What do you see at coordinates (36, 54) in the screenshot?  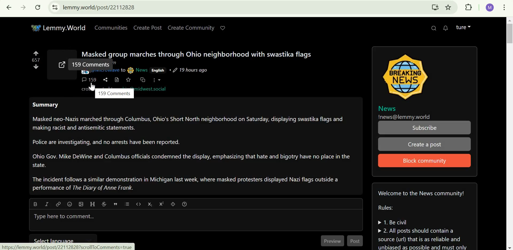 I see `upvote` at bounding box center [36, 54].